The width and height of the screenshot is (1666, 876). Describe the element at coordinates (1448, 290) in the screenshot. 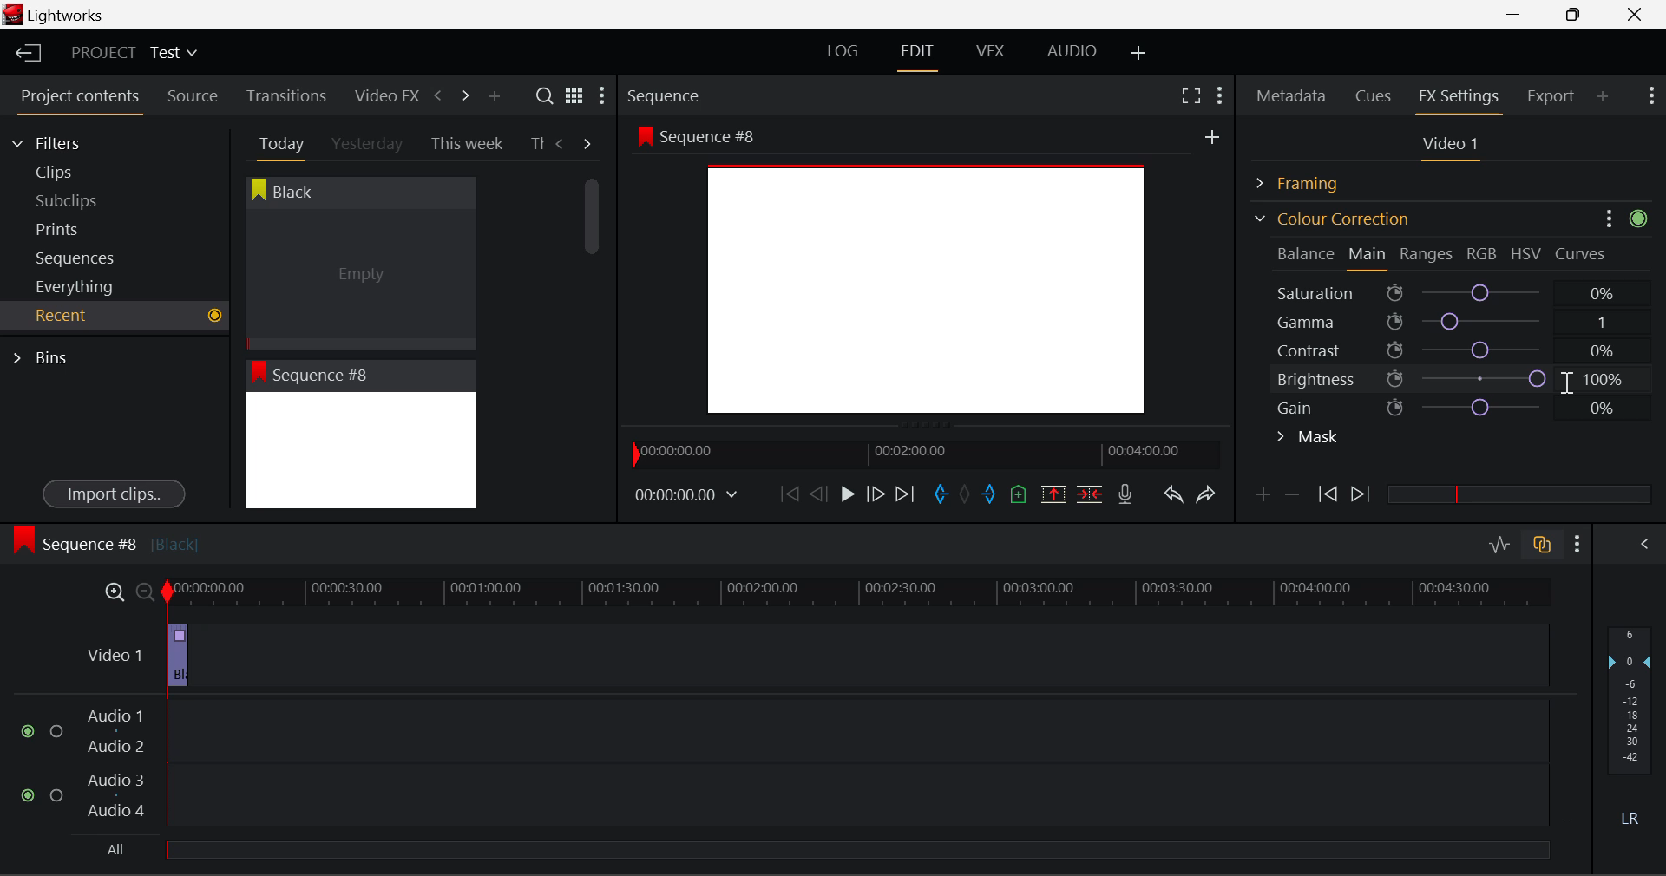

I see `Saturation` at that location.